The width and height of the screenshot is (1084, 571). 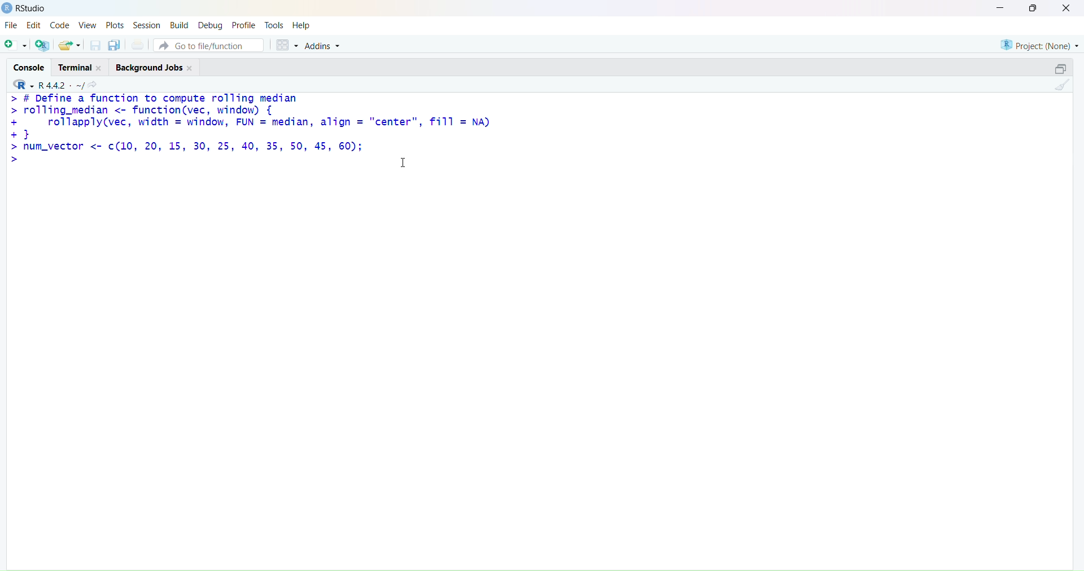 I want to click on share folder as, so click(x=69, y=45).